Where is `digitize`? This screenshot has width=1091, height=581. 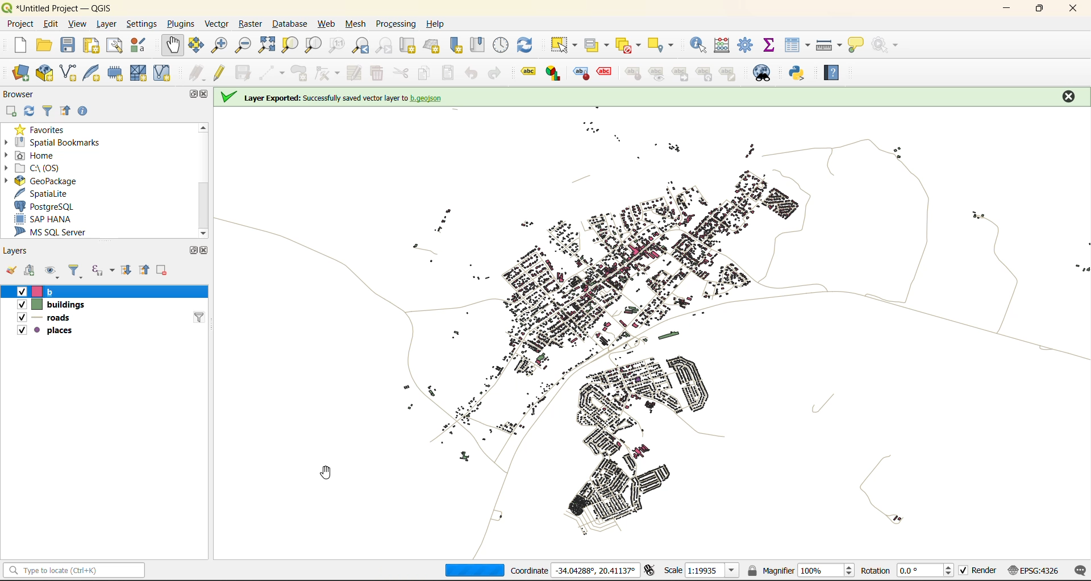
digitize is located at coordinates (272, 73).